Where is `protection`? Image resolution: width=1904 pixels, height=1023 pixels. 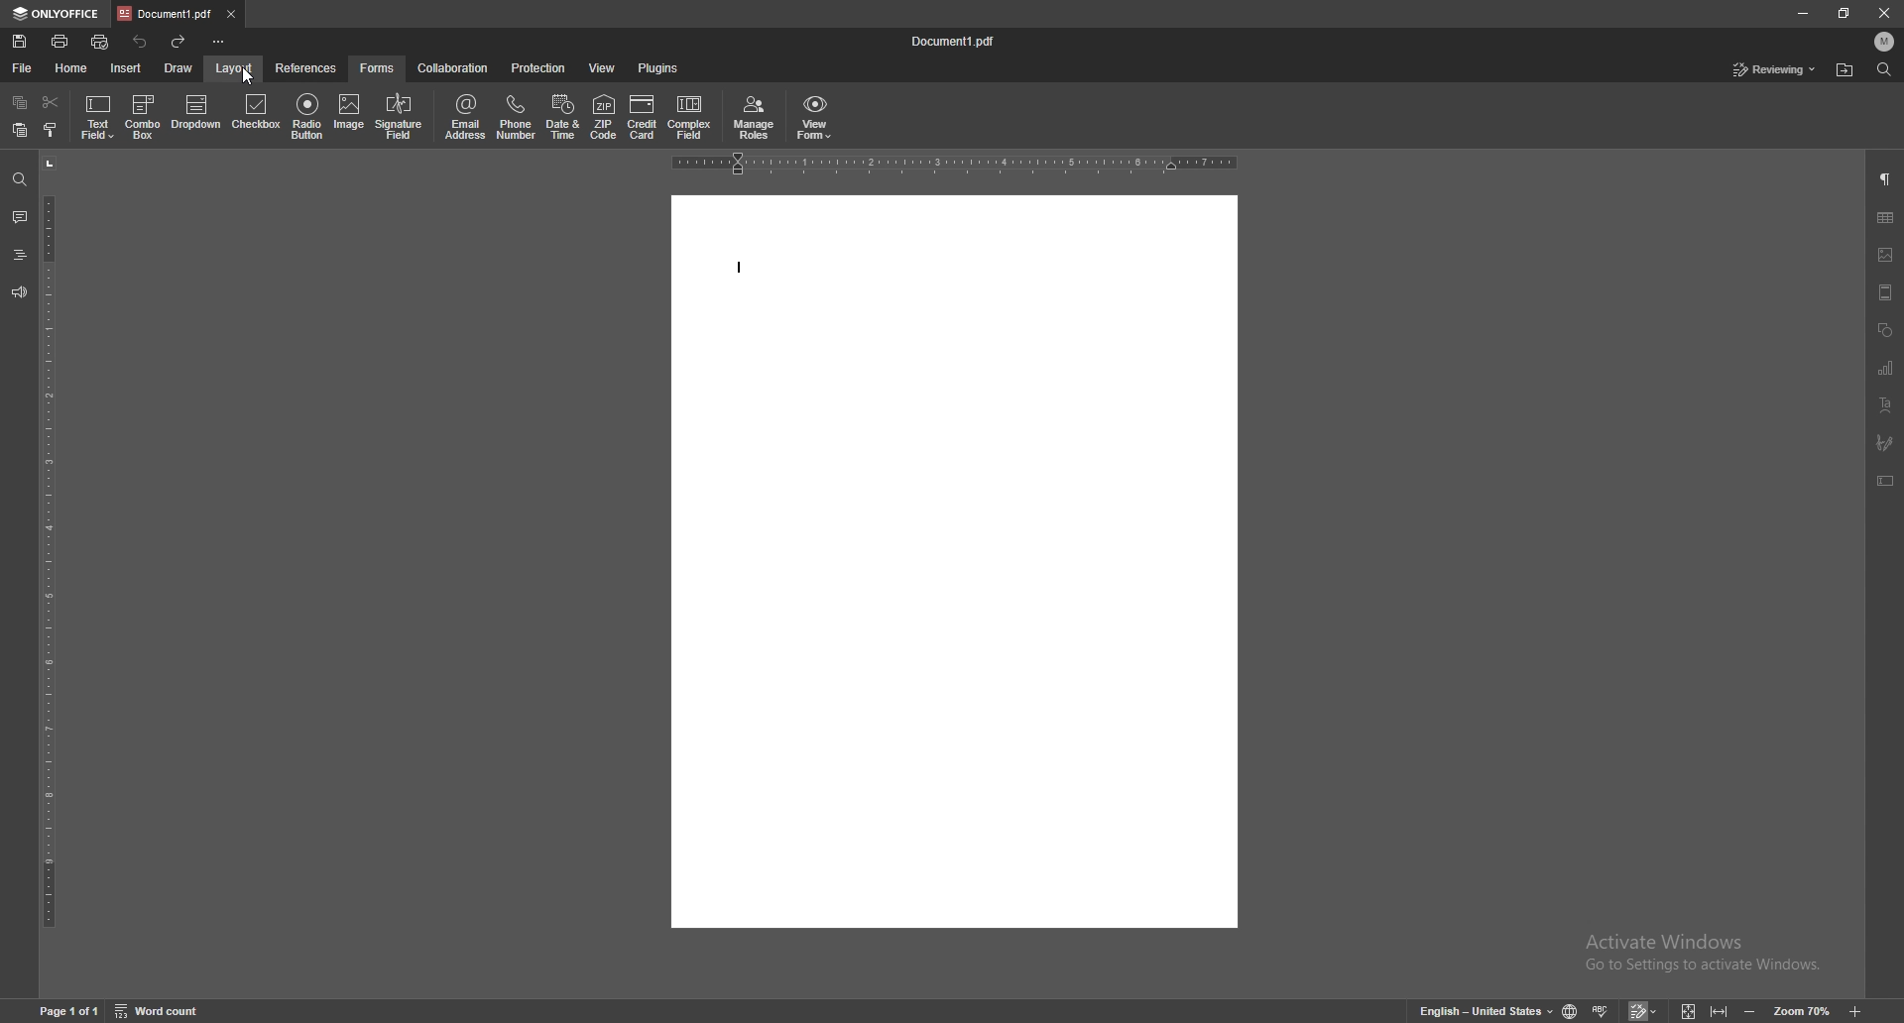
protection is located at coordinates (537, 68).